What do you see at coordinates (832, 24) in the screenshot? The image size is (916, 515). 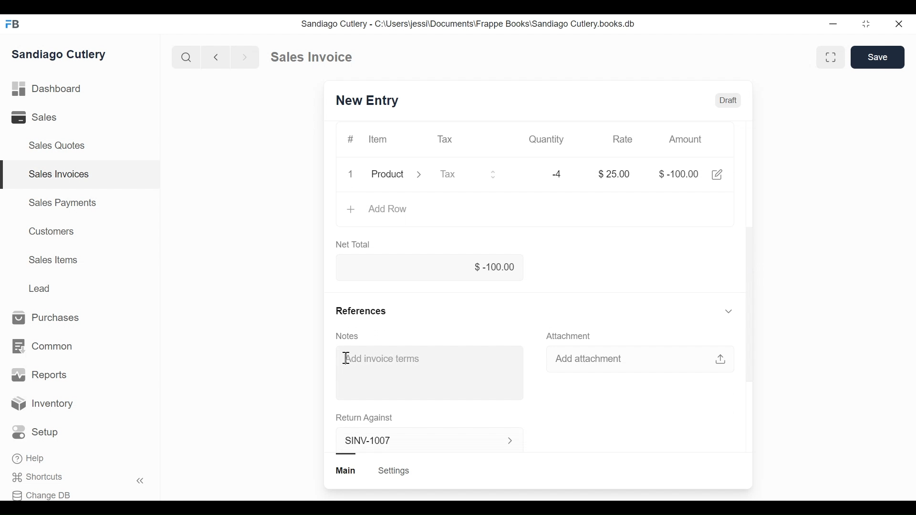 I see `Minimize` at bounding box center [832, 24].